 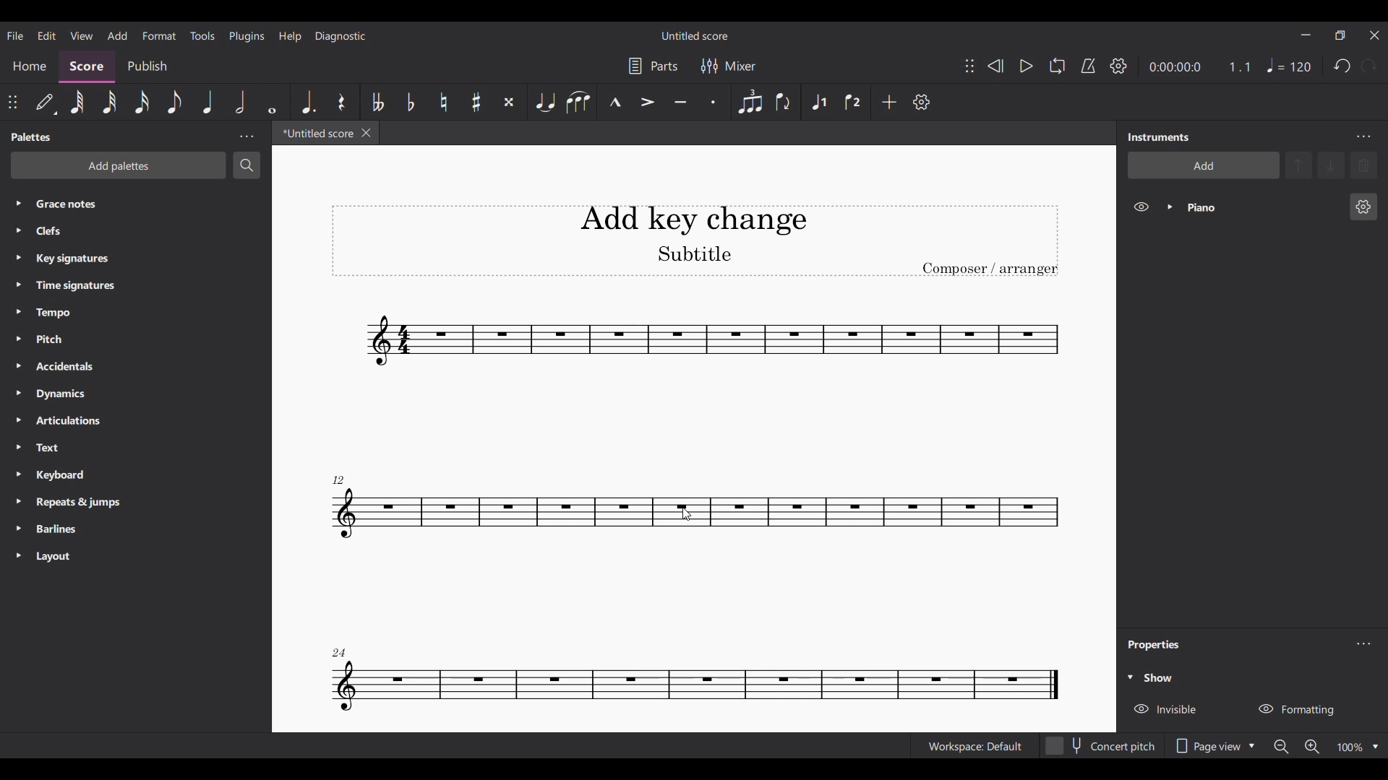 I want to click on Quaternate, so click(x=1289, y=66).